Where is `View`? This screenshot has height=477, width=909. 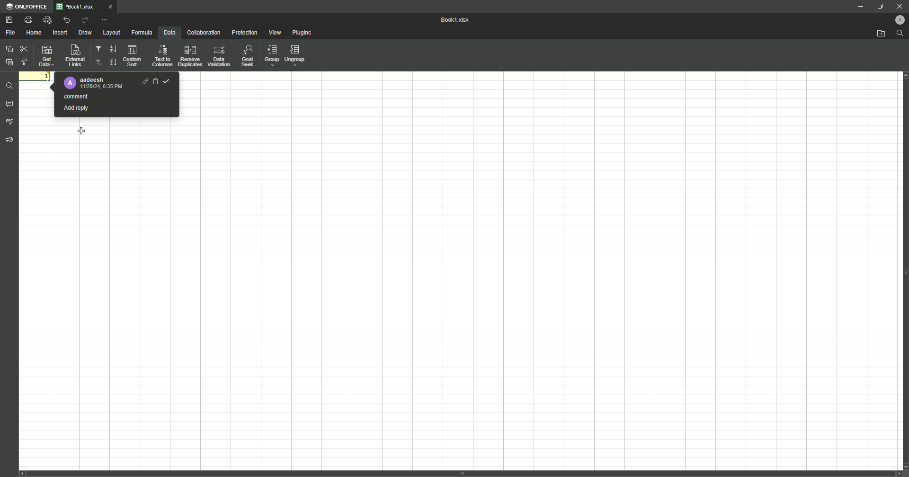
View is located at coordinates (276, 33).